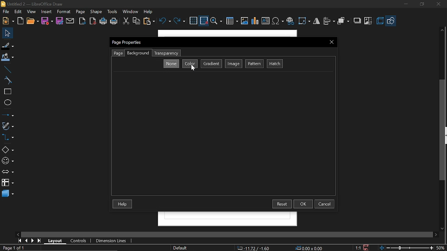  Describe the element at coordinates (282, 204) in the screenshot. I see `Reset` at that location.